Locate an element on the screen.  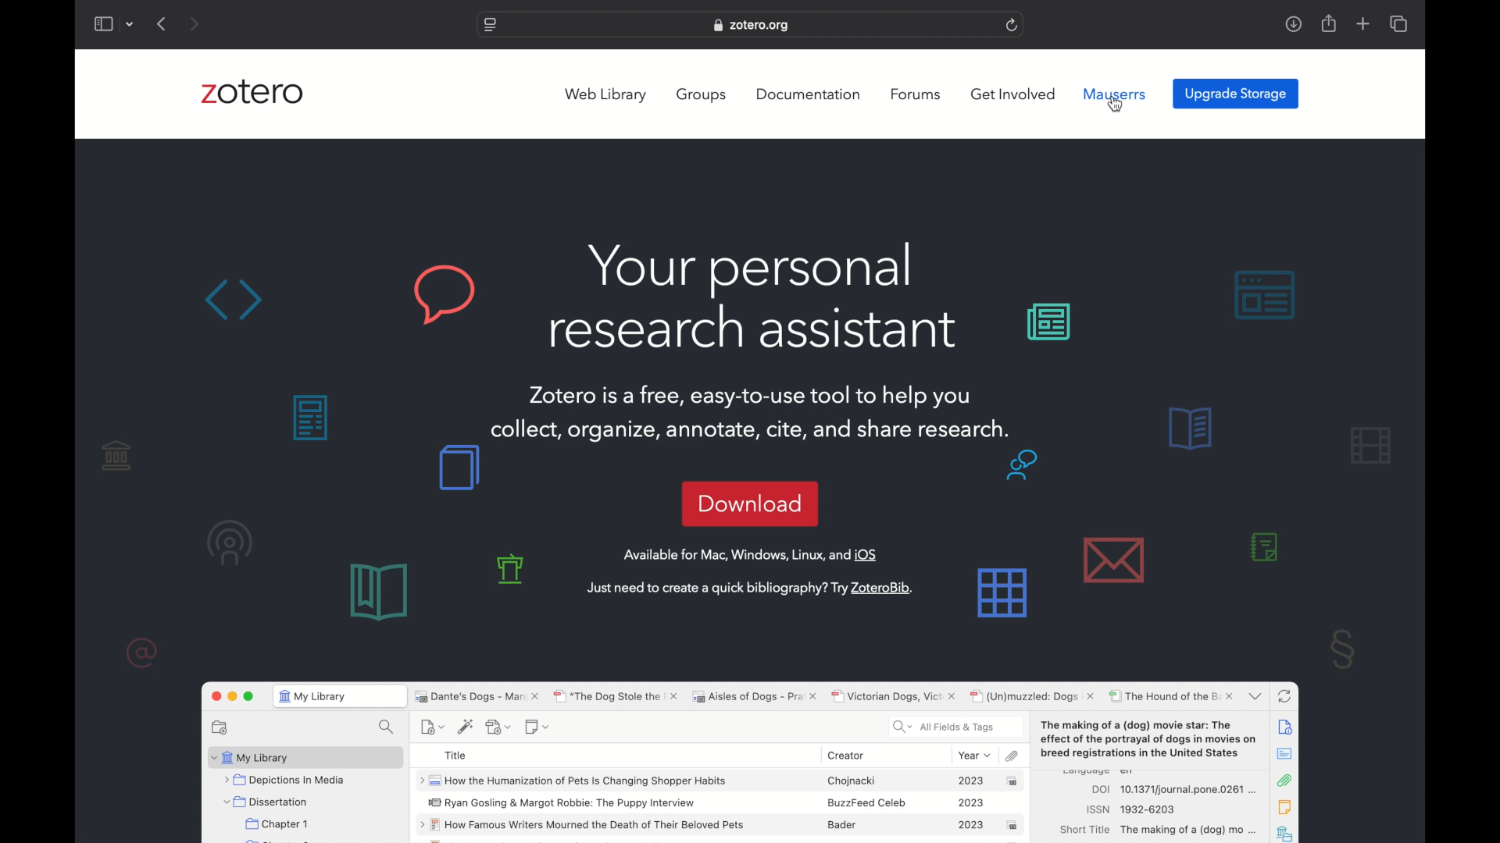
background graphics is located at coordinates (312, 418).